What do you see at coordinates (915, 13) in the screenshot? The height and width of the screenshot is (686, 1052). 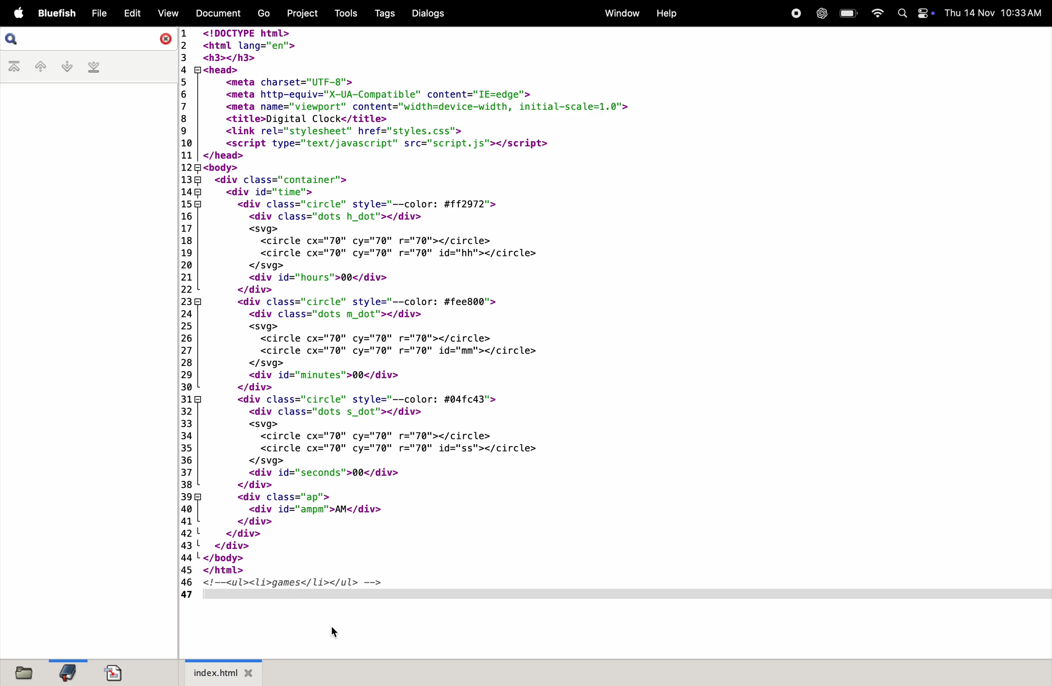 I see `apple widgets` at bounding box center [915, 13].